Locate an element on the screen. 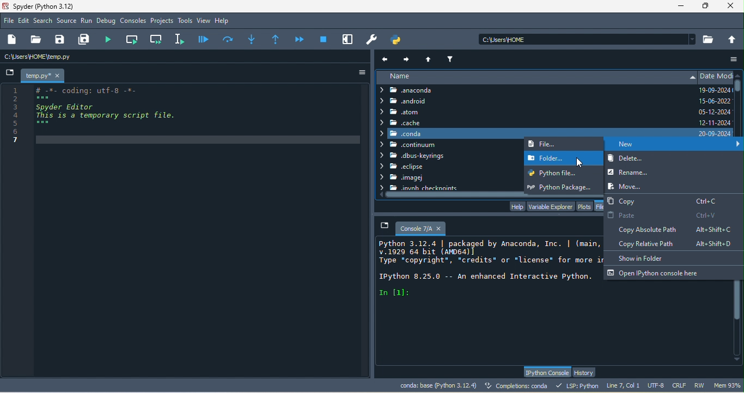 Image resolution: width=744 pixels, height=393 pixels. continuum is located at coordinates (410, 145).